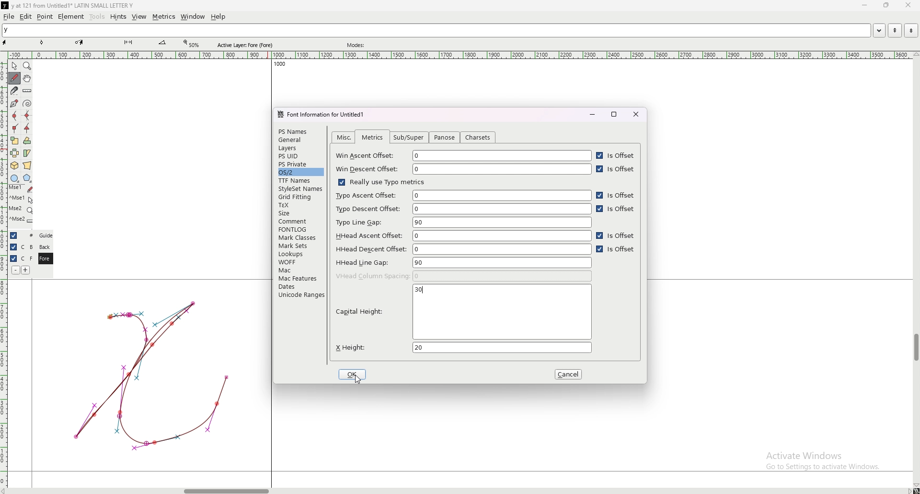 The height and width of the screenshot is (494, 920). What do you see at coordinates (462, 235) in the screenshot?
I see `hhead ascent offset 0` at bounding box center [462, 235].